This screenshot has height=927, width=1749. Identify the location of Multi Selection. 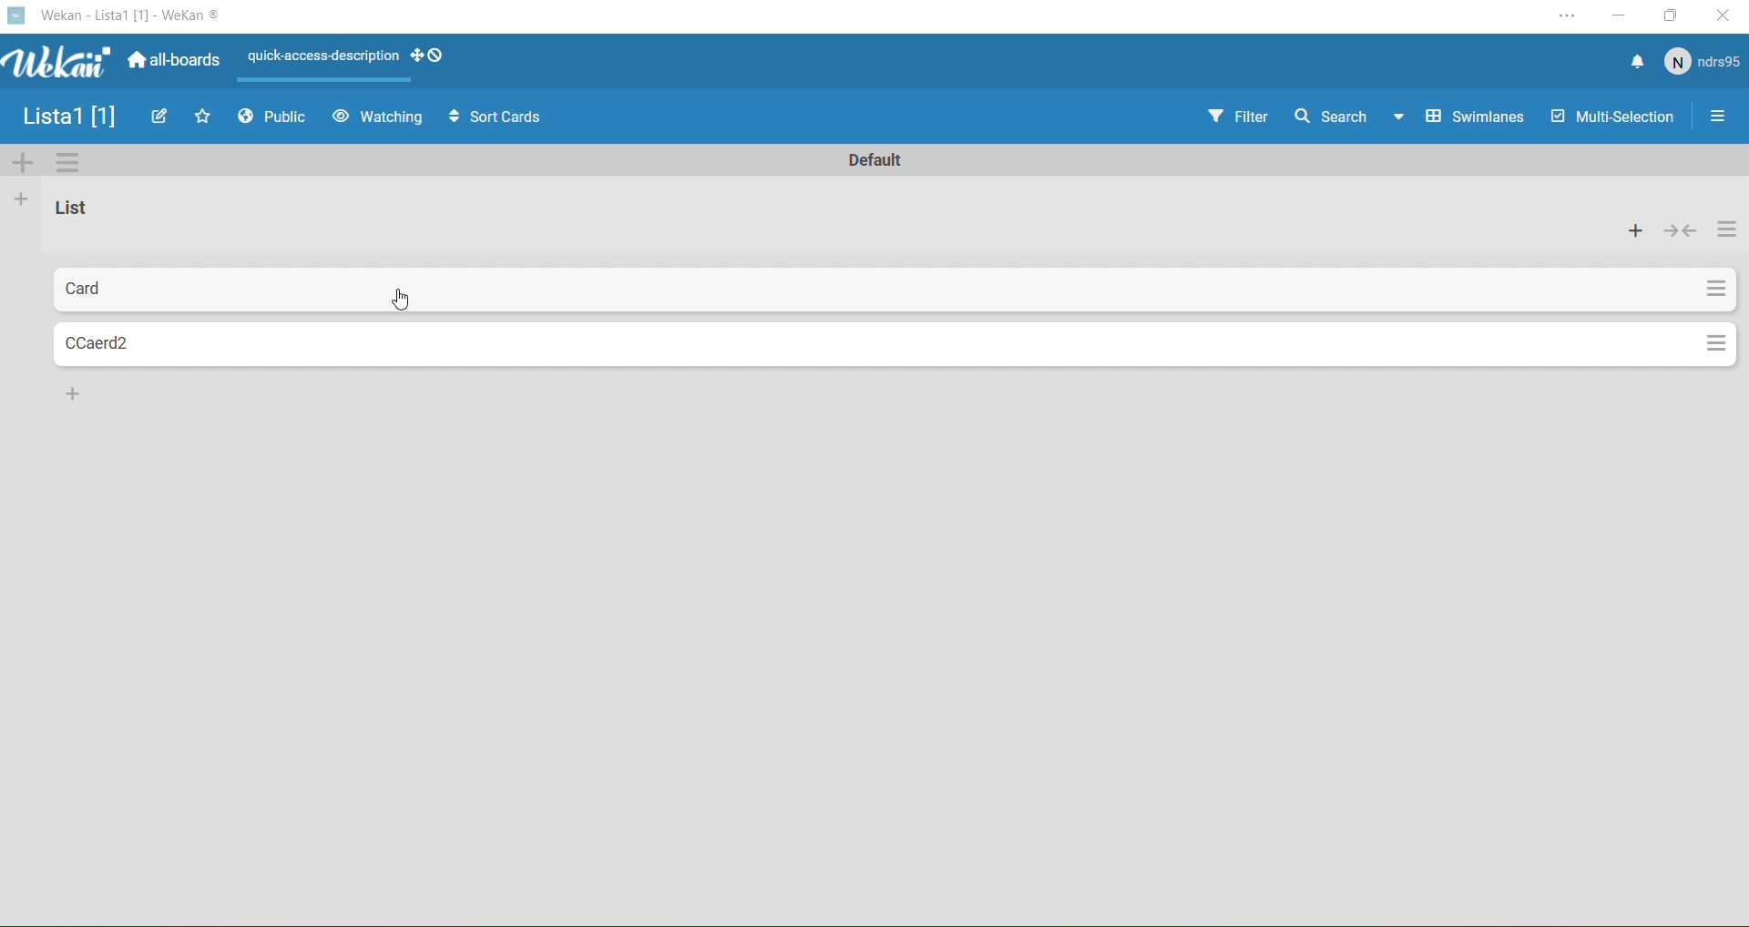
(1611, 118).